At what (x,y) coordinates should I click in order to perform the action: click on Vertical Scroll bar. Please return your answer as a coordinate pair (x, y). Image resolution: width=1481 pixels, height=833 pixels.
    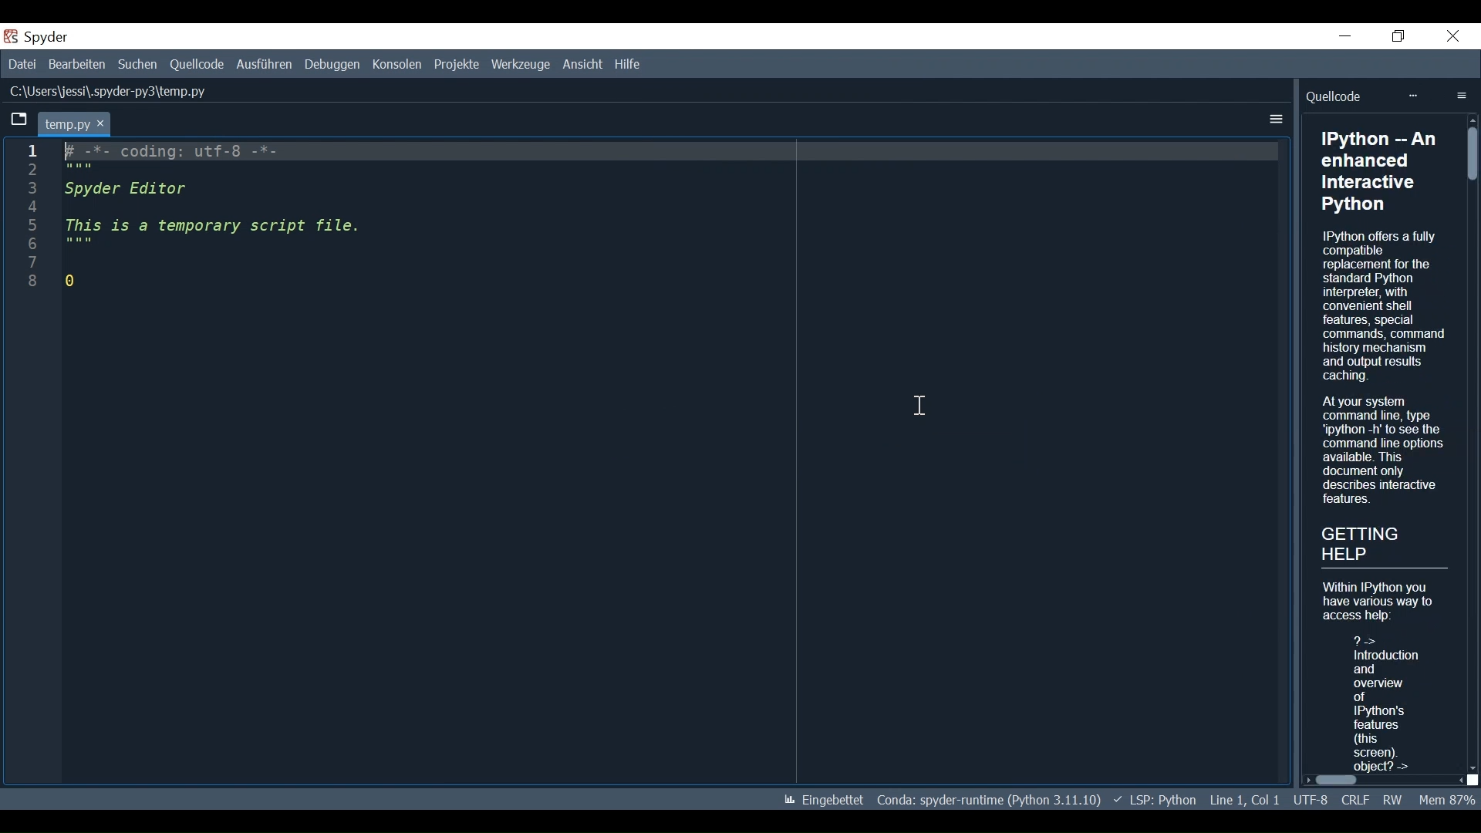
    Looking at the image, I should click on (1471, 443).